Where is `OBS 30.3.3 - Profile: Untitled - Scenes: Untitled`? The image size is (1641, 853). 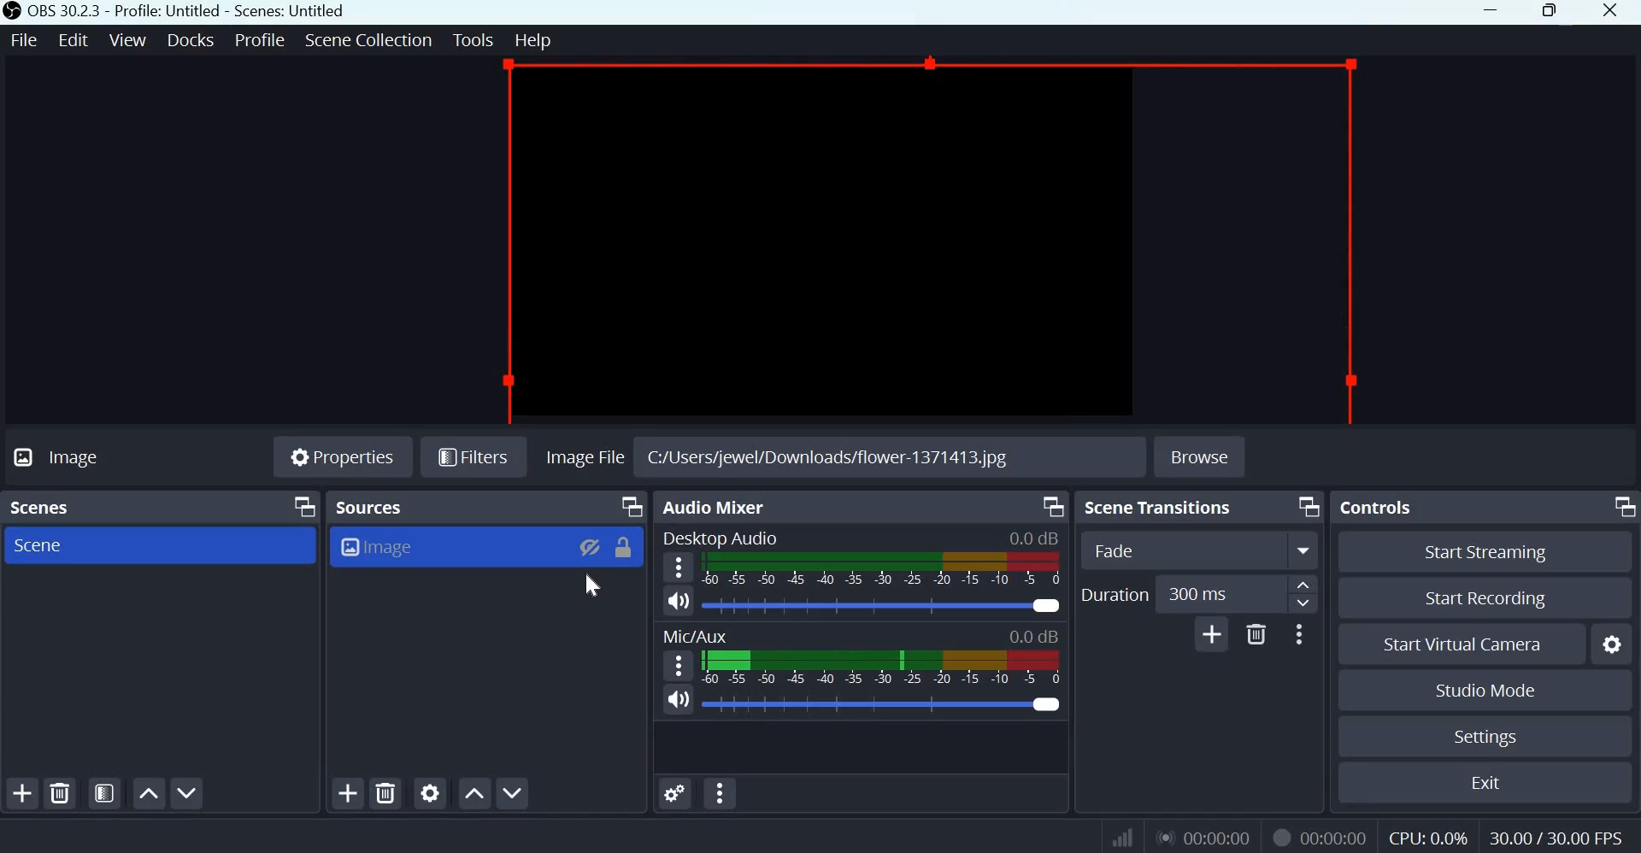 OBS 30.3.3 - Profile: Untitled - Scenes: Untitled is located at coordinates (185, 12).